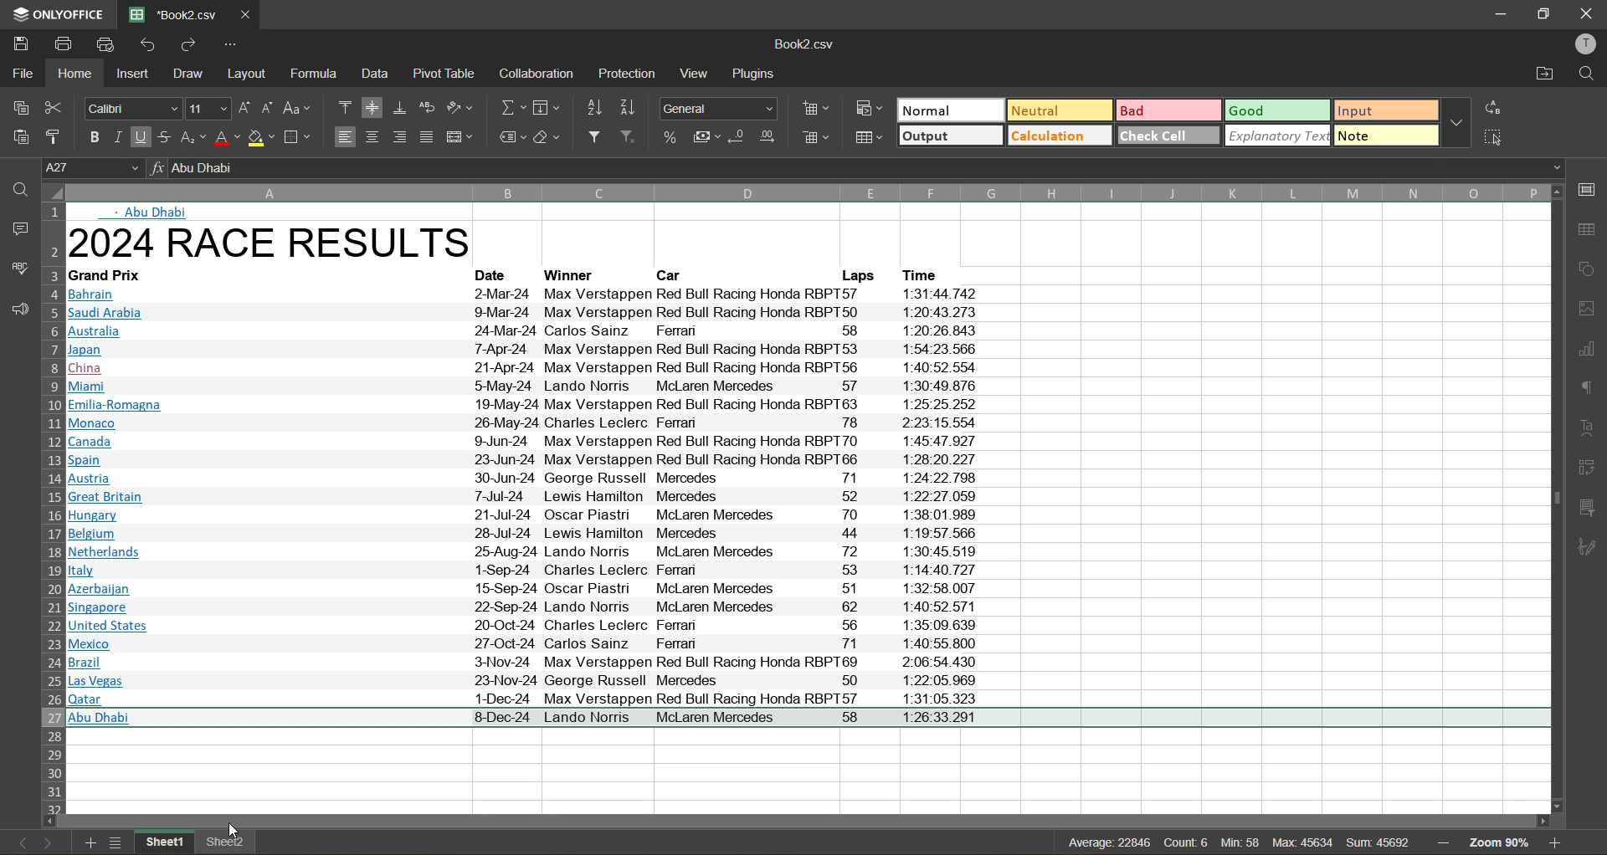 This screenshot has width=1607, height=855. Describe the element at coordinates (874, 141) in the screenshot. I see `format as table` at that location.